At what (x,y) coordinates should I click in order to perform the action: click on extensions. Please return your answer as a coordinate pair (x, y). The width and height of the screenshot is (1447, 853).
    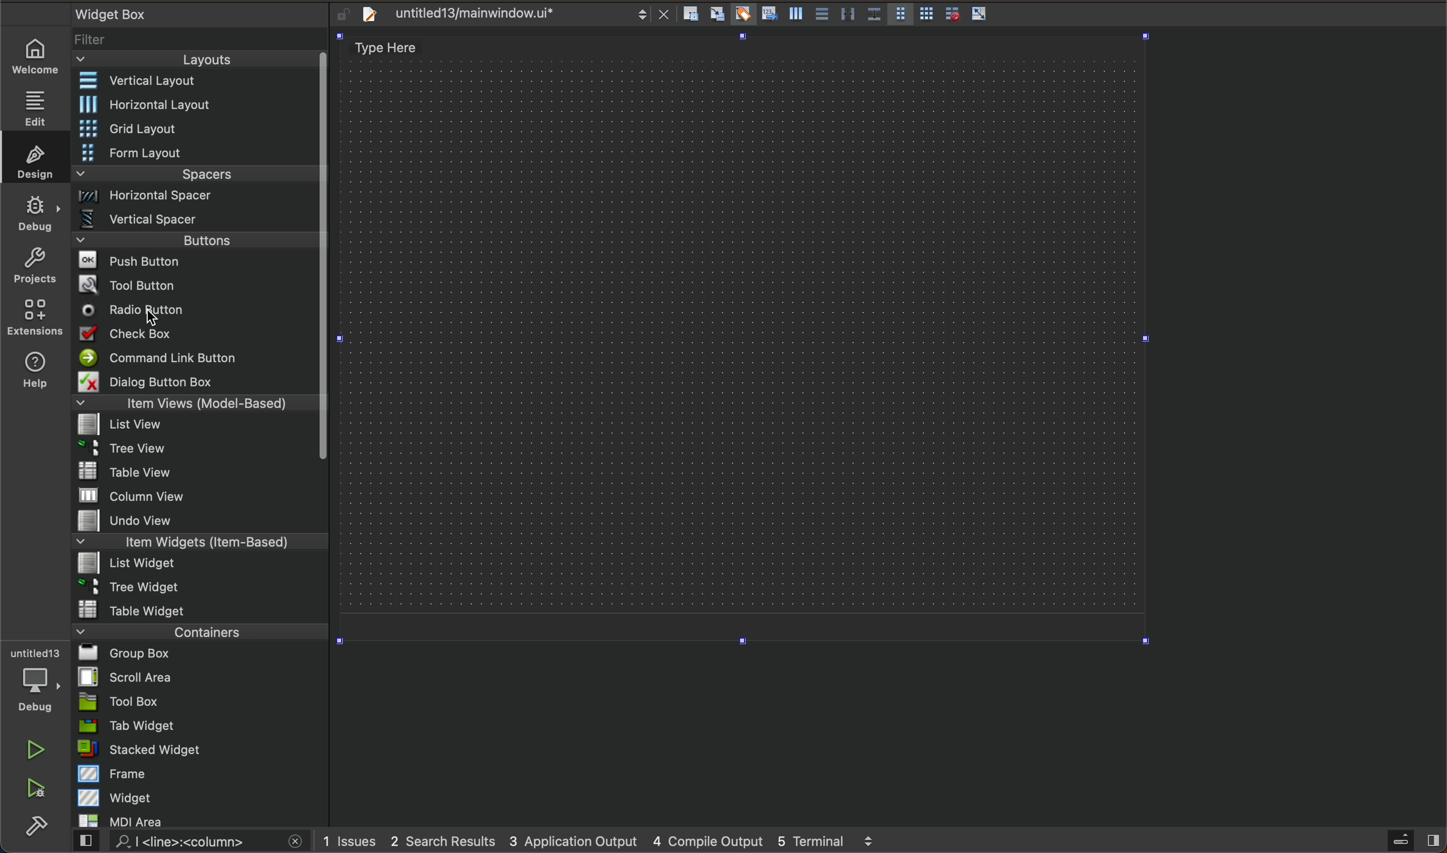
    Looking at the image, I should click on (34, 317).